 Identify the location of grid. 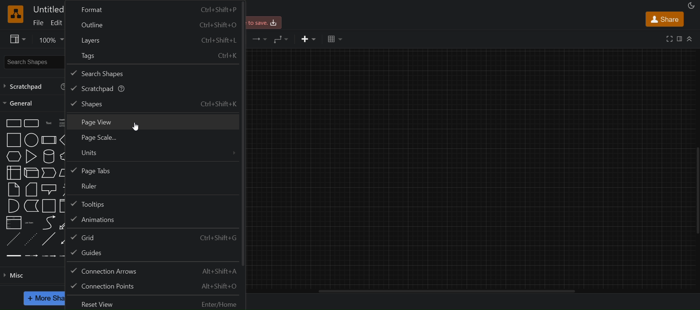
(155, 237).